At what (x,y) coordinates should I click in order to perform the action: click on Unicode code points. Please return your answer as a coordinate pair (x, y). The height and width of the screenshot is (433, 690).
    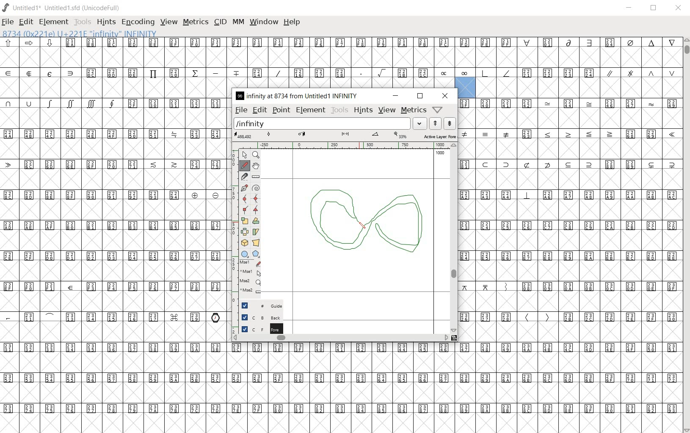
    Looking at the image, I should click on (557, 73).